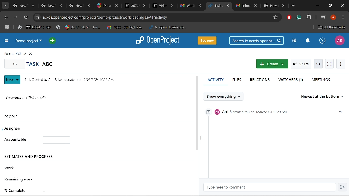 The image size is (349, 196). I want to click on Customize and control chrome, so click(343, 17).